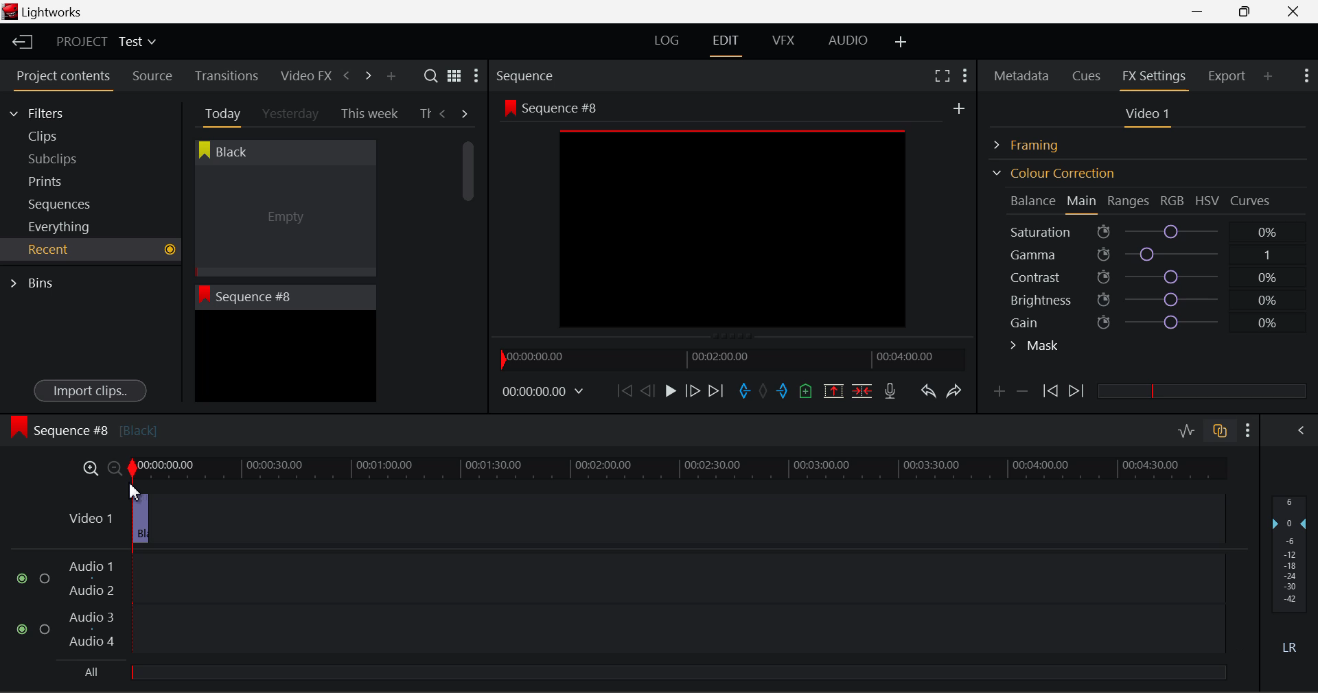 The image size is (1318, 693). Describe the element at coordinates (1034, 200) in the screenshot. I see `Balance Section` at that location.